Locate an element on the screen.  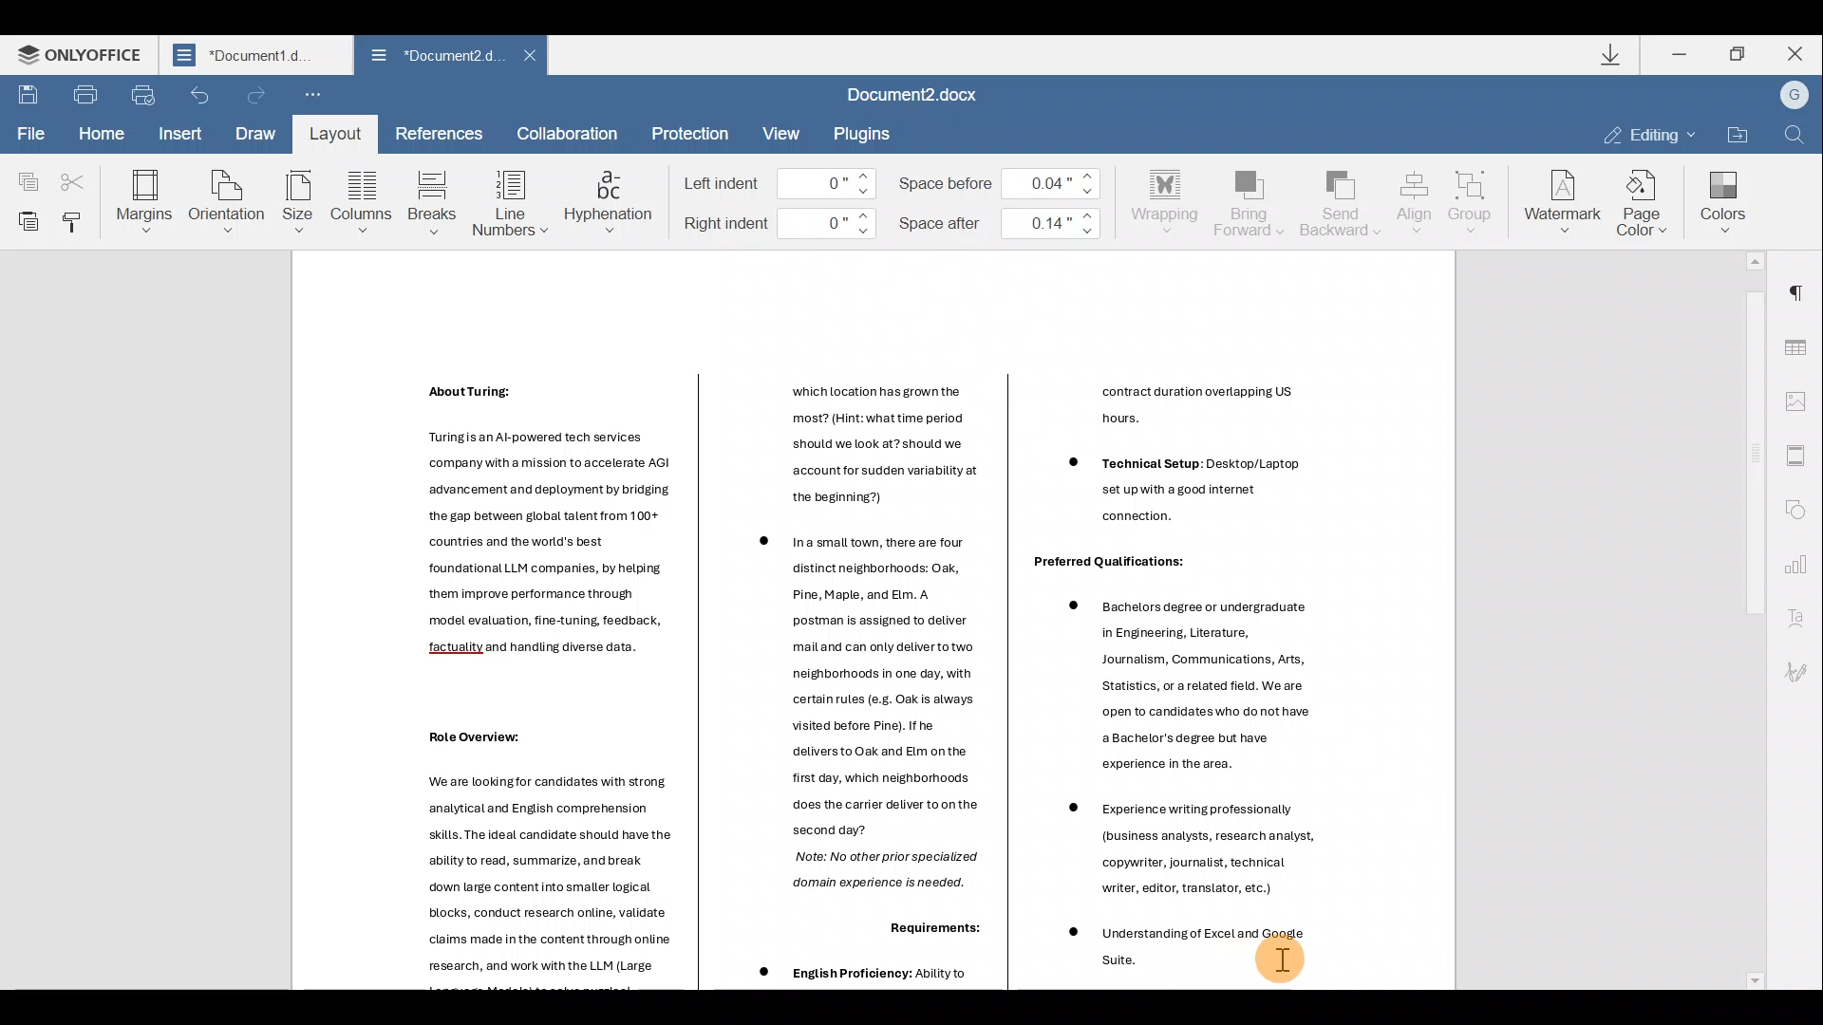
Group is located at coordinates (1474, 196).